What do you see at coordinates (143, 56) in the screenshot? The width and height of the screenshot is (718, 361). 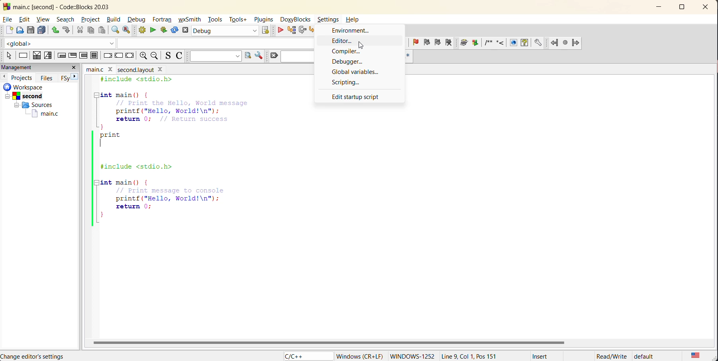 I see `zoom out` at bounding box center [143, 56].